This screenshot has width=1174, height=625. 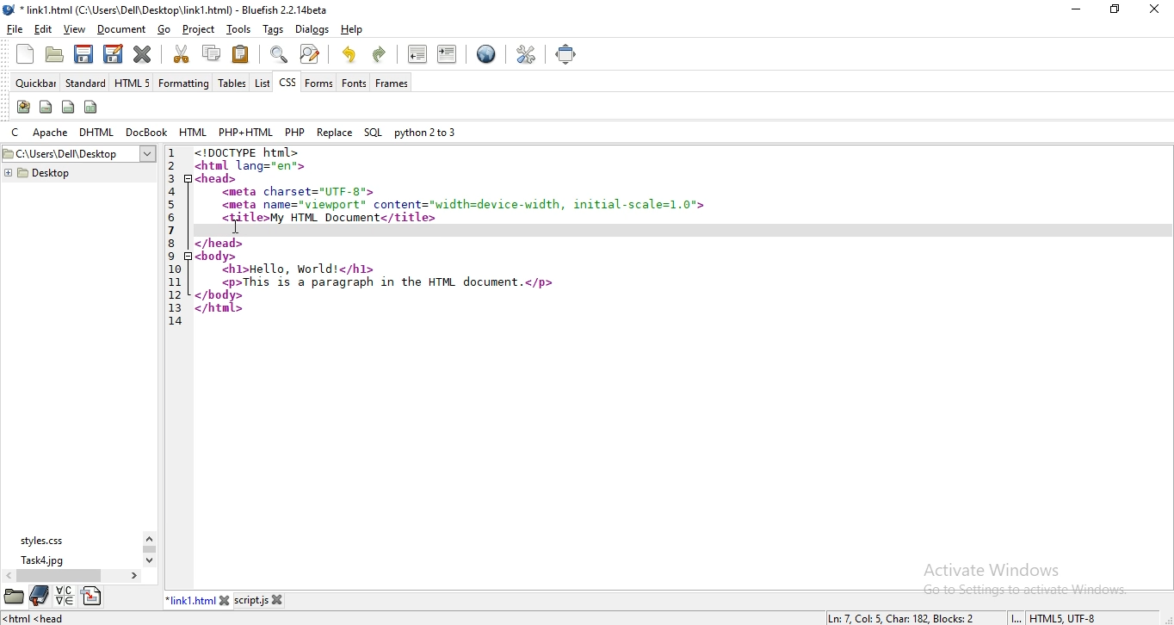 I want to click on 14, so click(x=176, y=322).